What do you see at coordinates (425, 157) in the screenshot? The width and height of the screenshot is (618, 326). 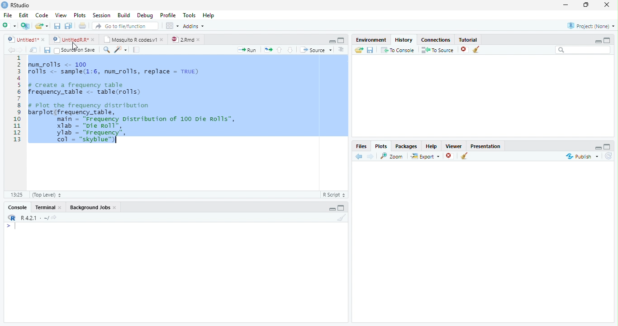 I see `Export` at bounding box center [425, 157].